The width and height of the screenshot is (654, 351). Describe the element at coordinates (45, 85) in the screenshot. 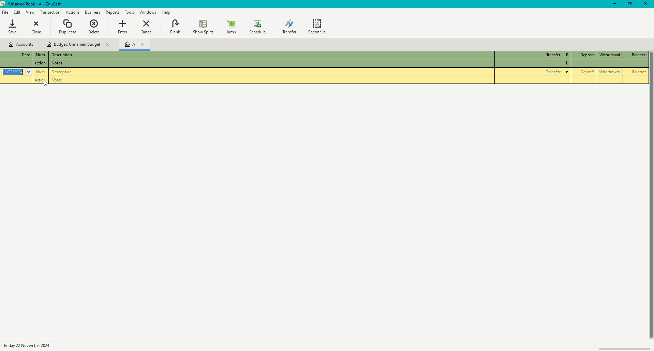

I see `cursor` at that location.